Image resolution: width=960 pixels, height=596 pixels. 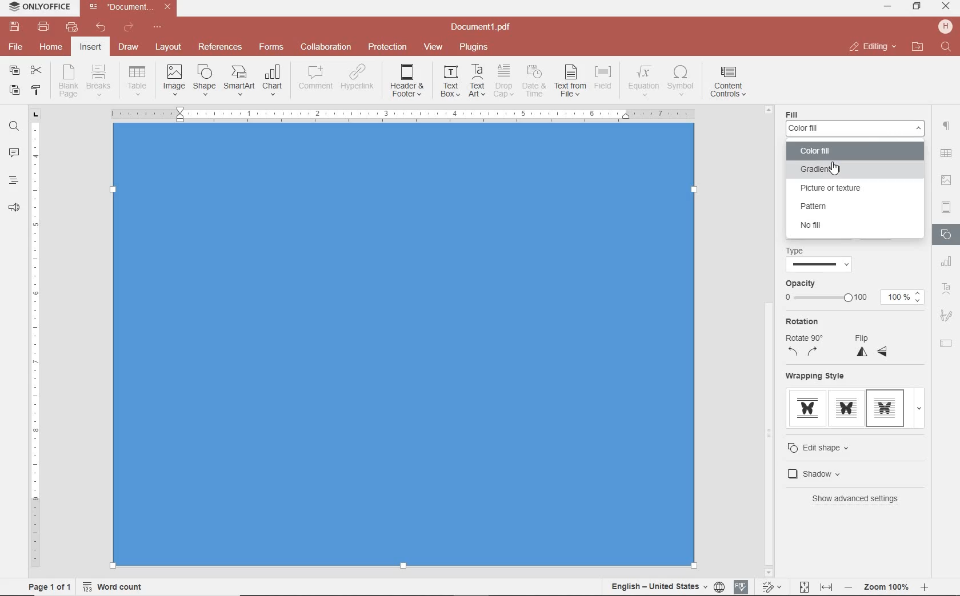 What do you see at coordinates (874, 346) in the screenshot?
I see `FLIP` at bounding box center [874, 346].